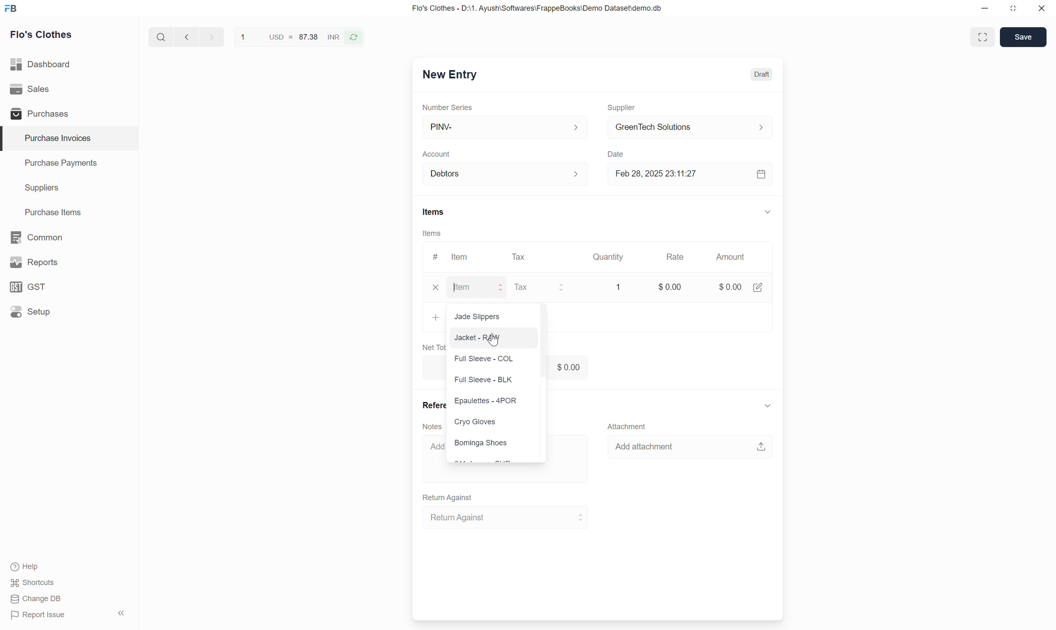 This screenshot has height=630, width=1056. I want to click on Search, so click(161, 37).